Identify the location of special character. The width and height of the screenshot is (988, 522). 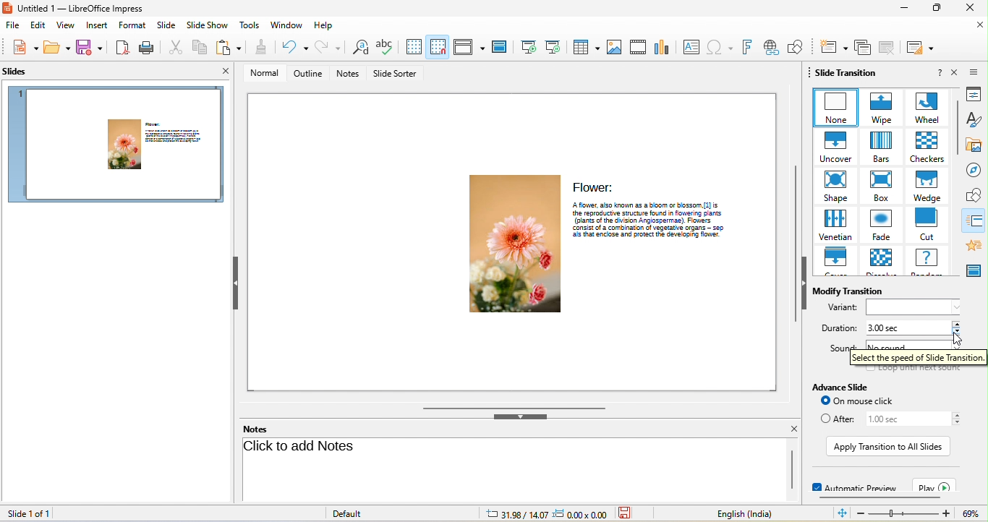
(721, 46).